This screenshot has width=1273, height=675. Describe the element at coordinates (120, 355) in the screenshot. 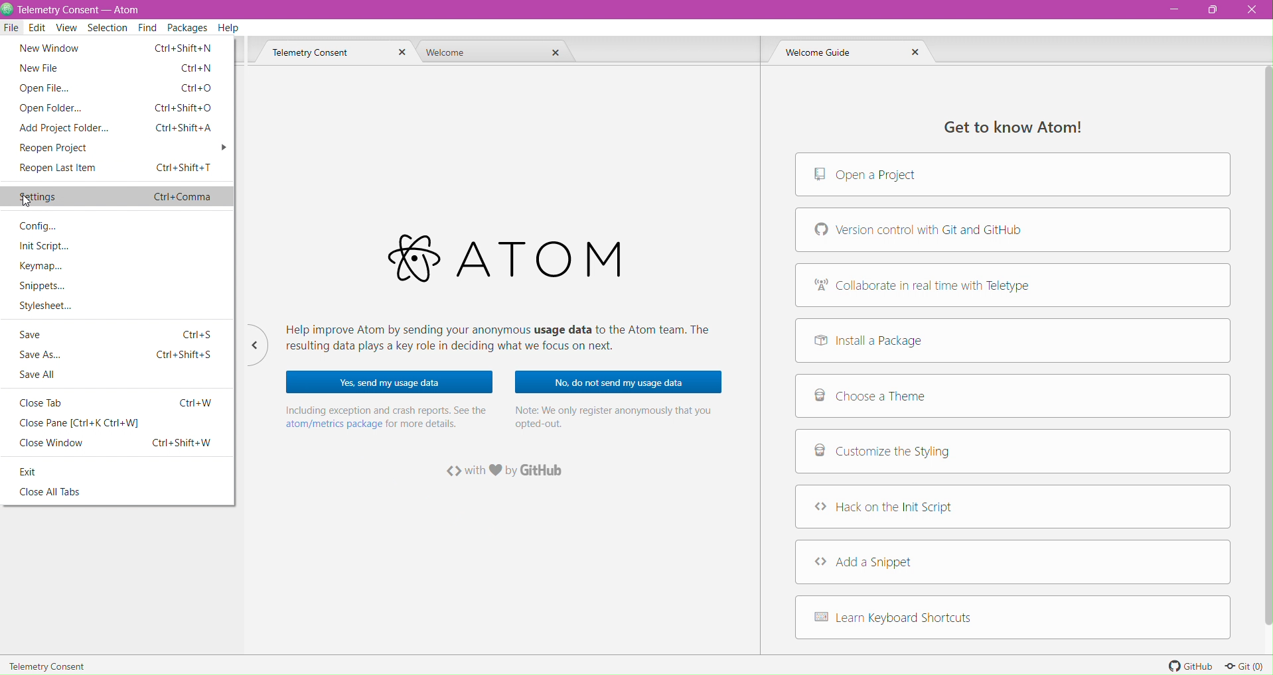

I see `Save As` at that location.